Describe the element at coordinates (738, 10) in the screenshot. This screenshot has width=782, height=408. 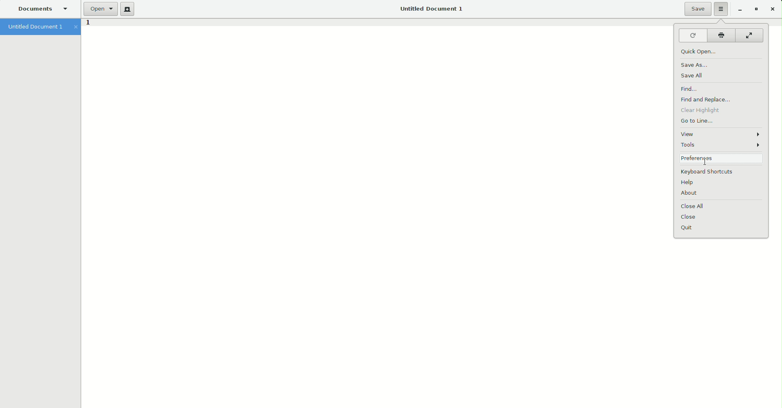
I see `Restore` at that location.